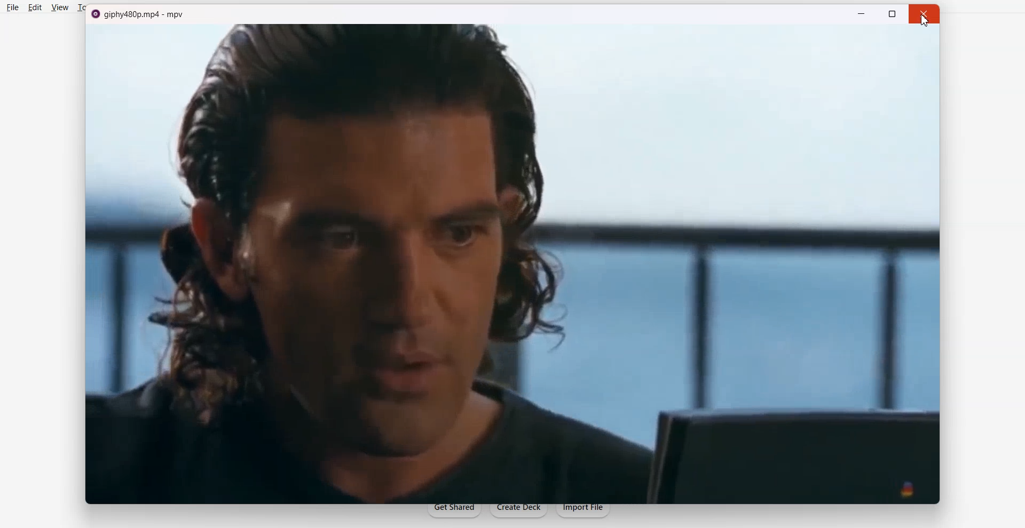  What do you see at coordinates (139, 15) in the screenshot?
I see `© giphy480p.mp4 - mpv` at bounding box center [139, 15].